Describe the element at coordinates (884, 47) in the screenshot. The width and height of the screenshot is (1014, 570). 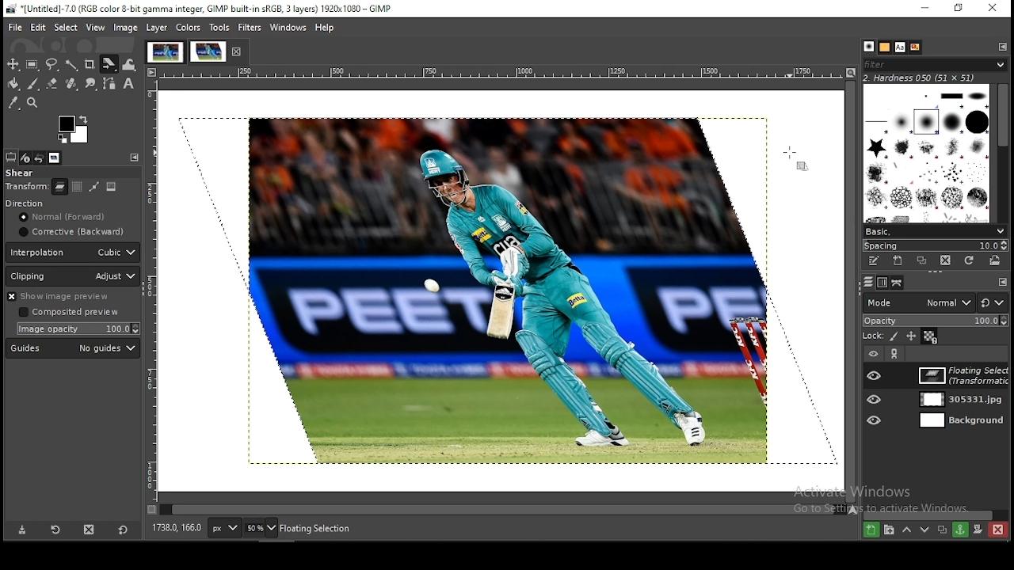
I see `brushes` at that location.